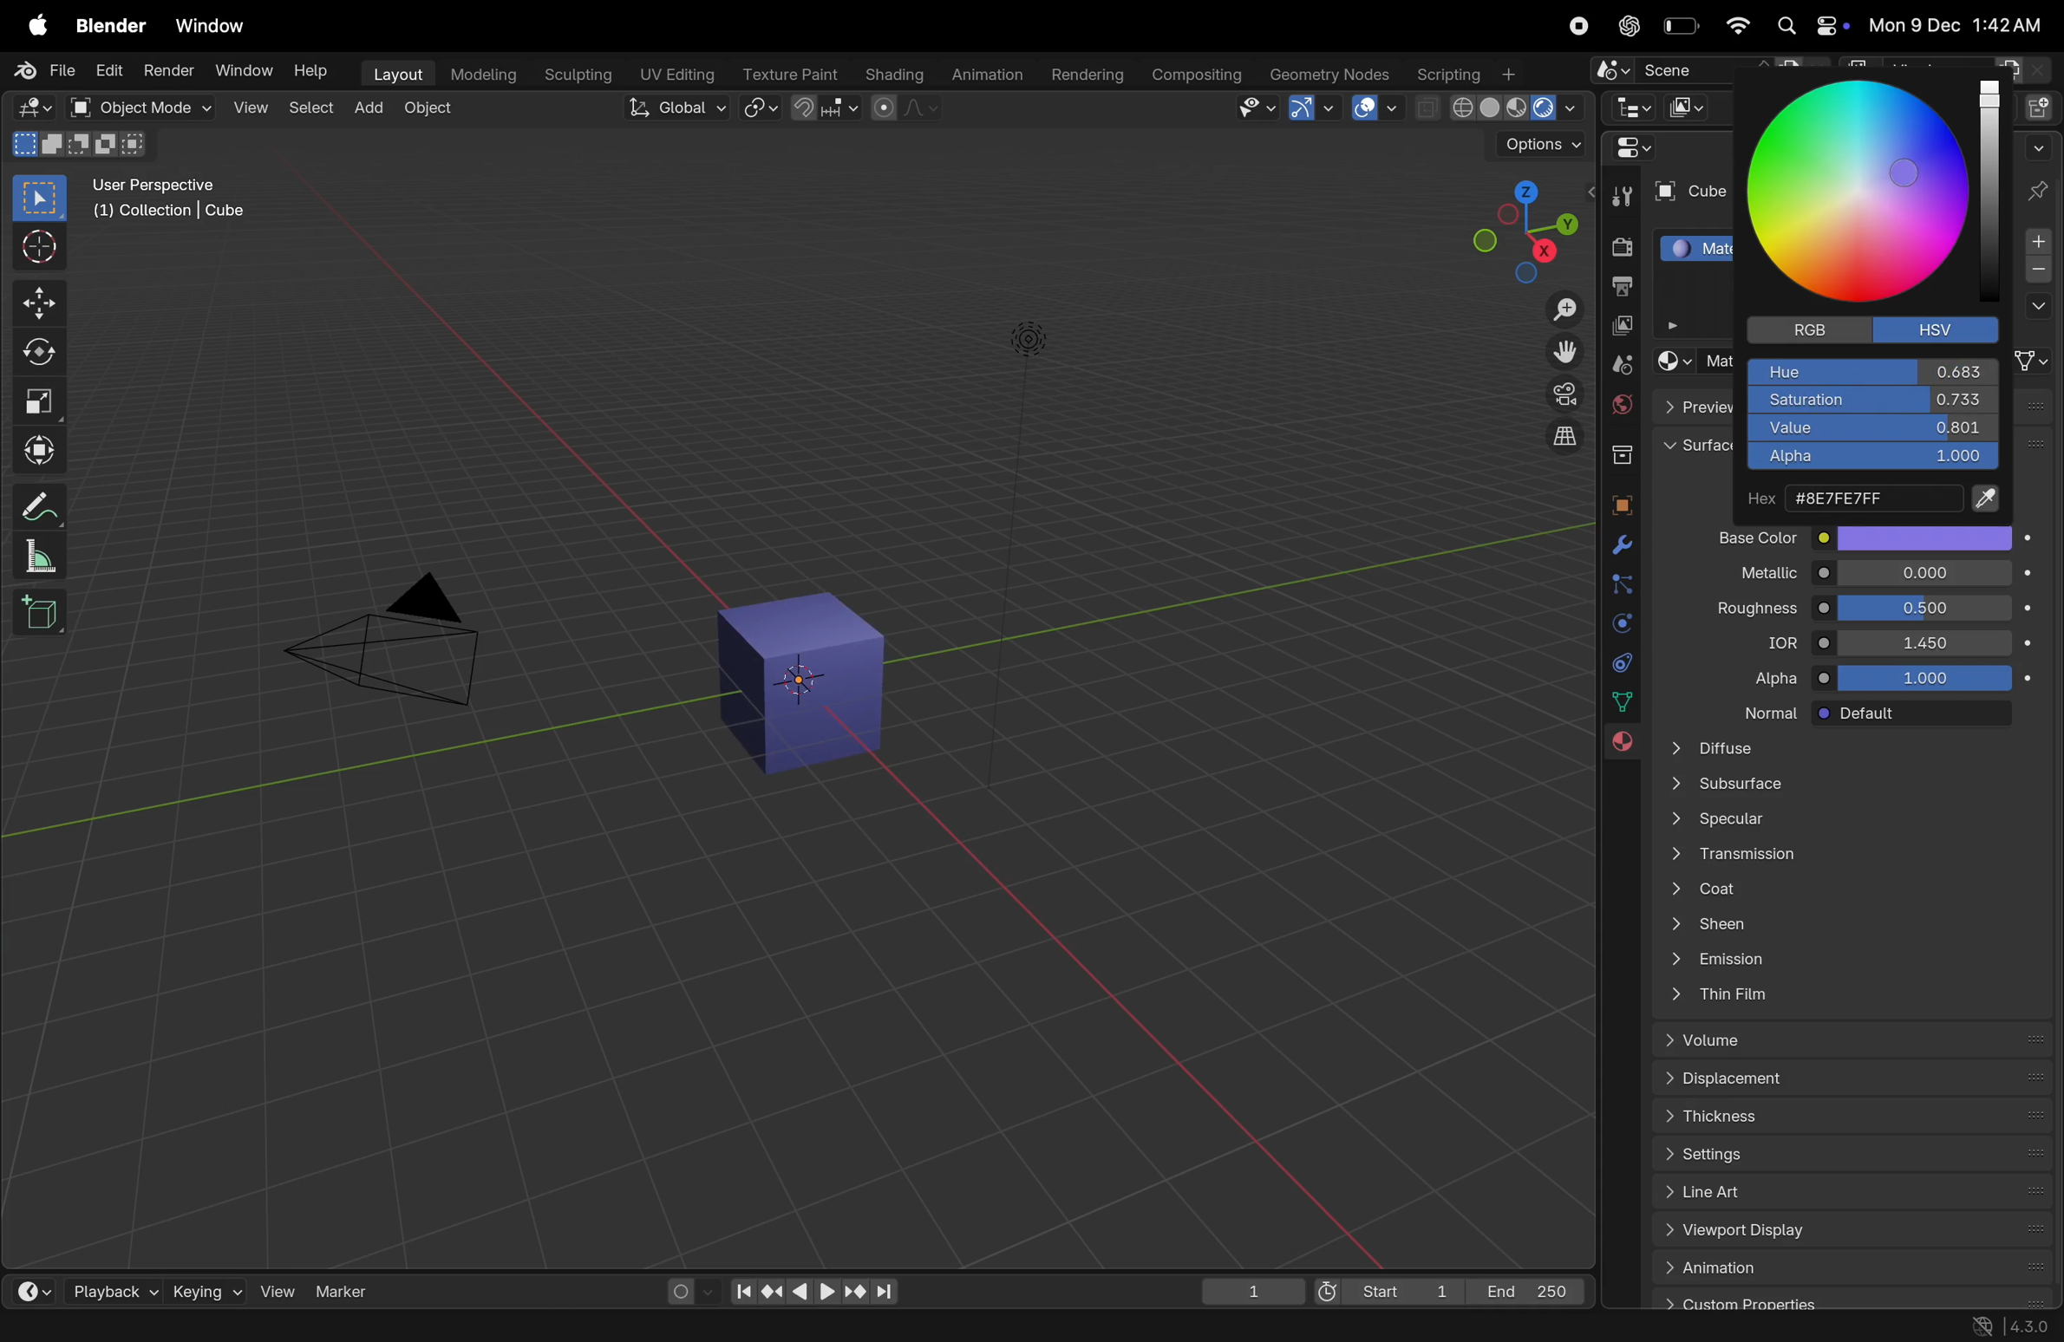 Image resolution: width=2064 pixels, height=1342 pixels. Describe the element at coordinates (1810, 26) in the screenshot. I see `apple widgets` at that location.